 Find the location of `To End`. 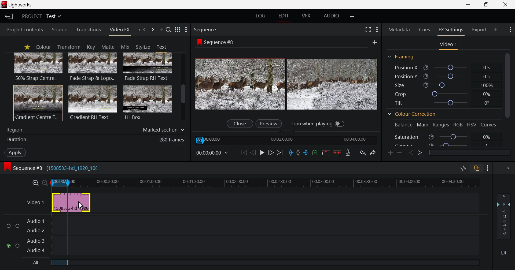

To End is located at coordinates (280, 152).